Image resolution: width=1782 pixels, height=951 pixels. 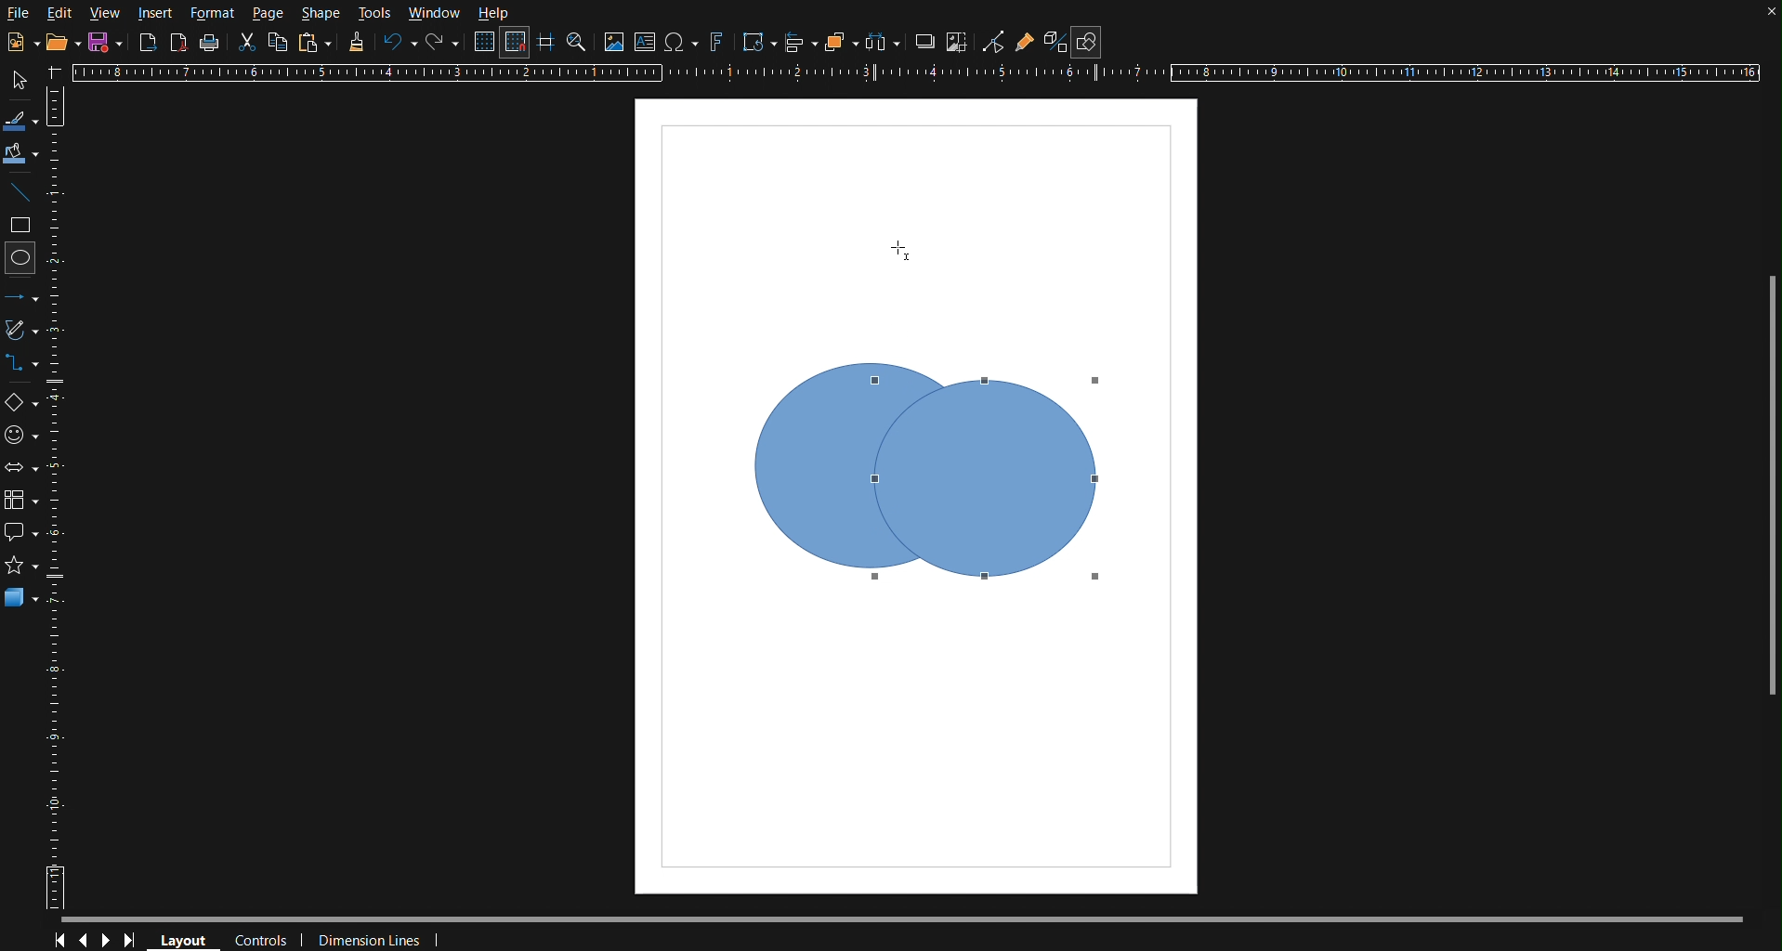 I want to click on Undo, so click(x=400, y=46).